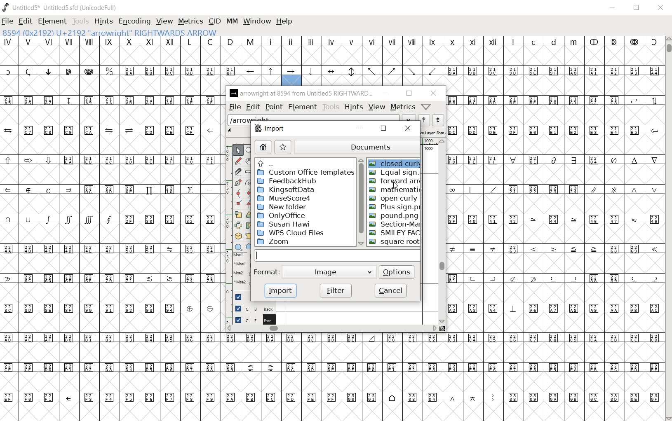 The image size is (672, 421). Describe the element at coordinates (321, 119) in the screenshot. I see `load word list` at that location.